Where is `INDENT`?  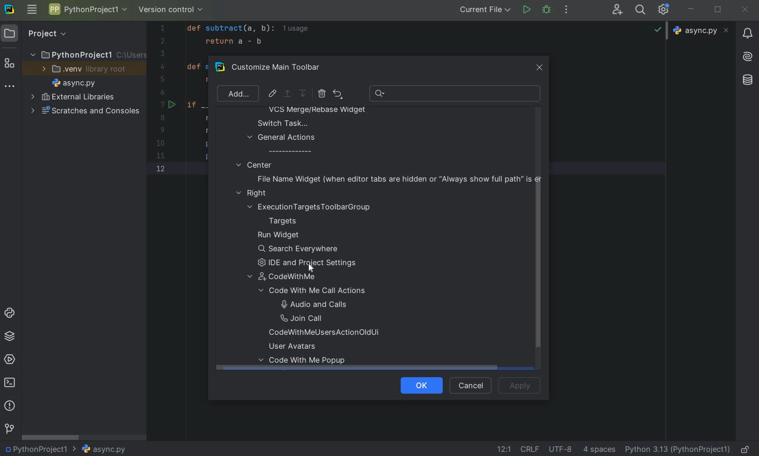 INDENT is located at coordinates (598, 449).